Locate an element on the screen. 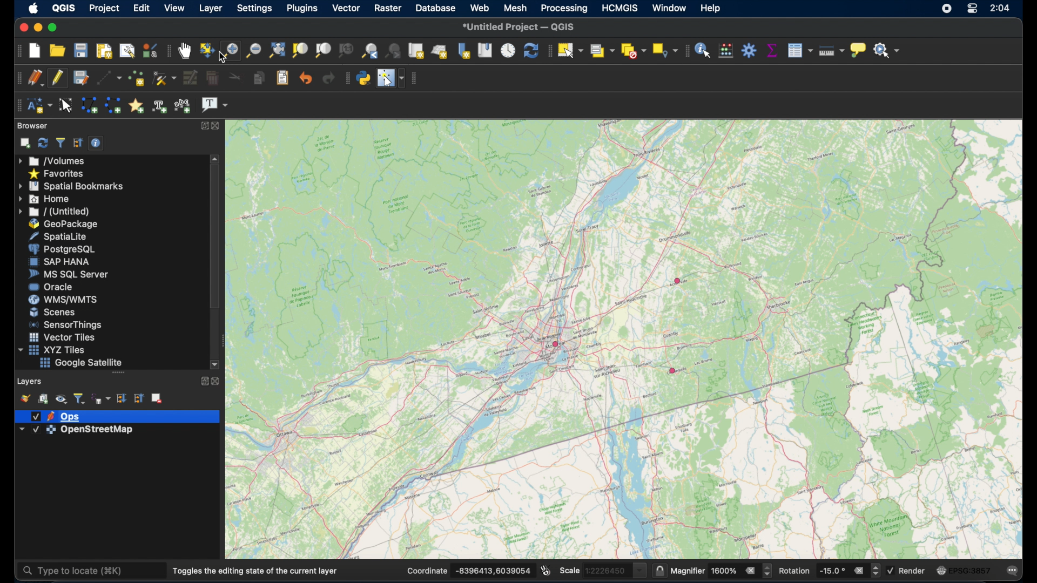 Image resolution: width=1037 pixels, height=583 pixels. zoom last is located at coordinates (370, 51).